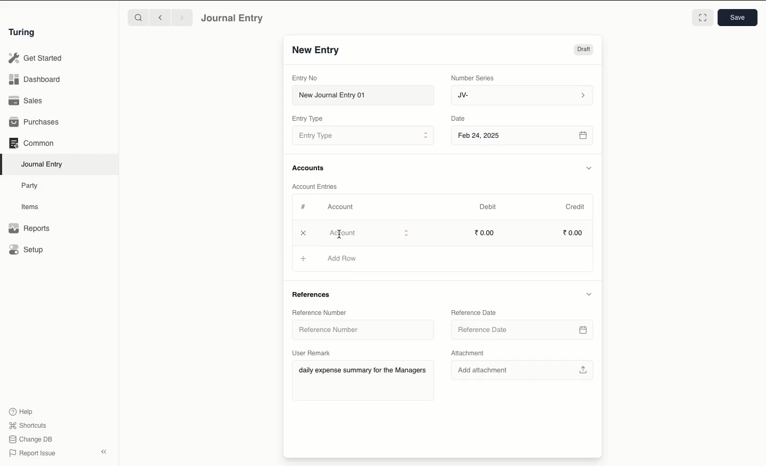 The image size is (766, 466). What do you see at coordinates (488, 207) in the screenshot?
I see `Debit` at bounding box center [488, 207].